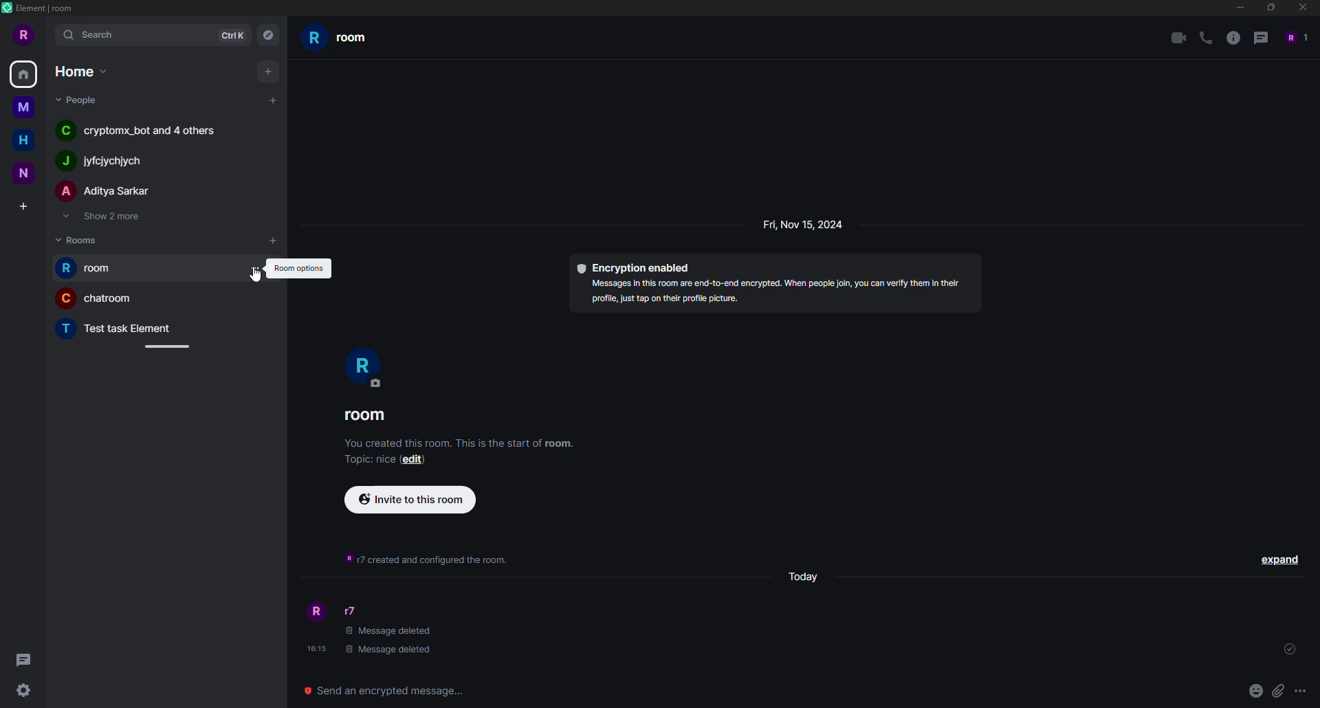 The width and height of the screenshot is (1320, 708). What do you see at coordinates (415, 462) in the screenshot?
I see `edit` at bounding box center [415, 462].